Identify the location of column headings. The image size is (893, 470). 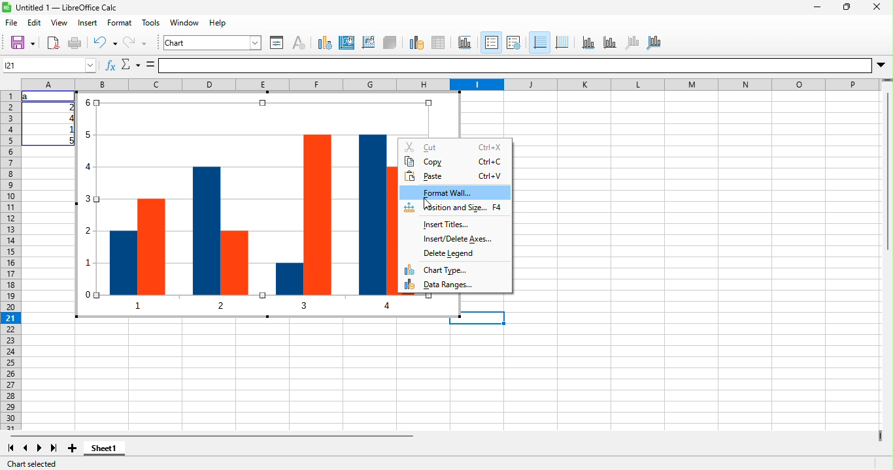
(452, 84).